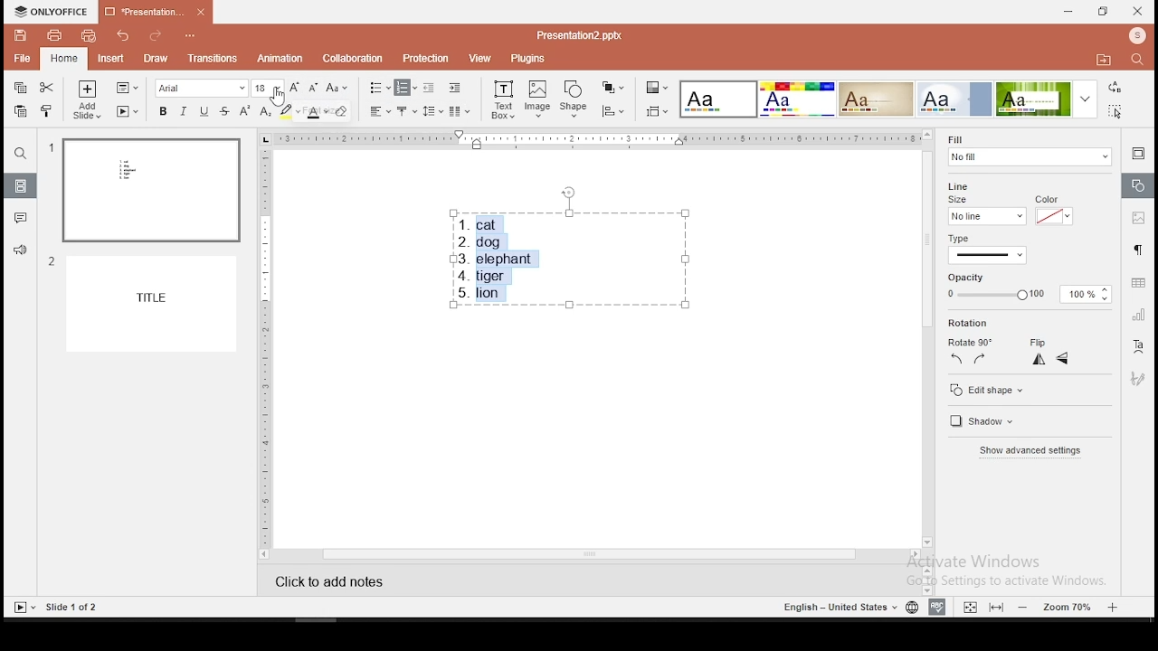  What do you see at coordinates (993, 390) in the screenshot?
I see `edit shape` at bounding box center [993, 390].